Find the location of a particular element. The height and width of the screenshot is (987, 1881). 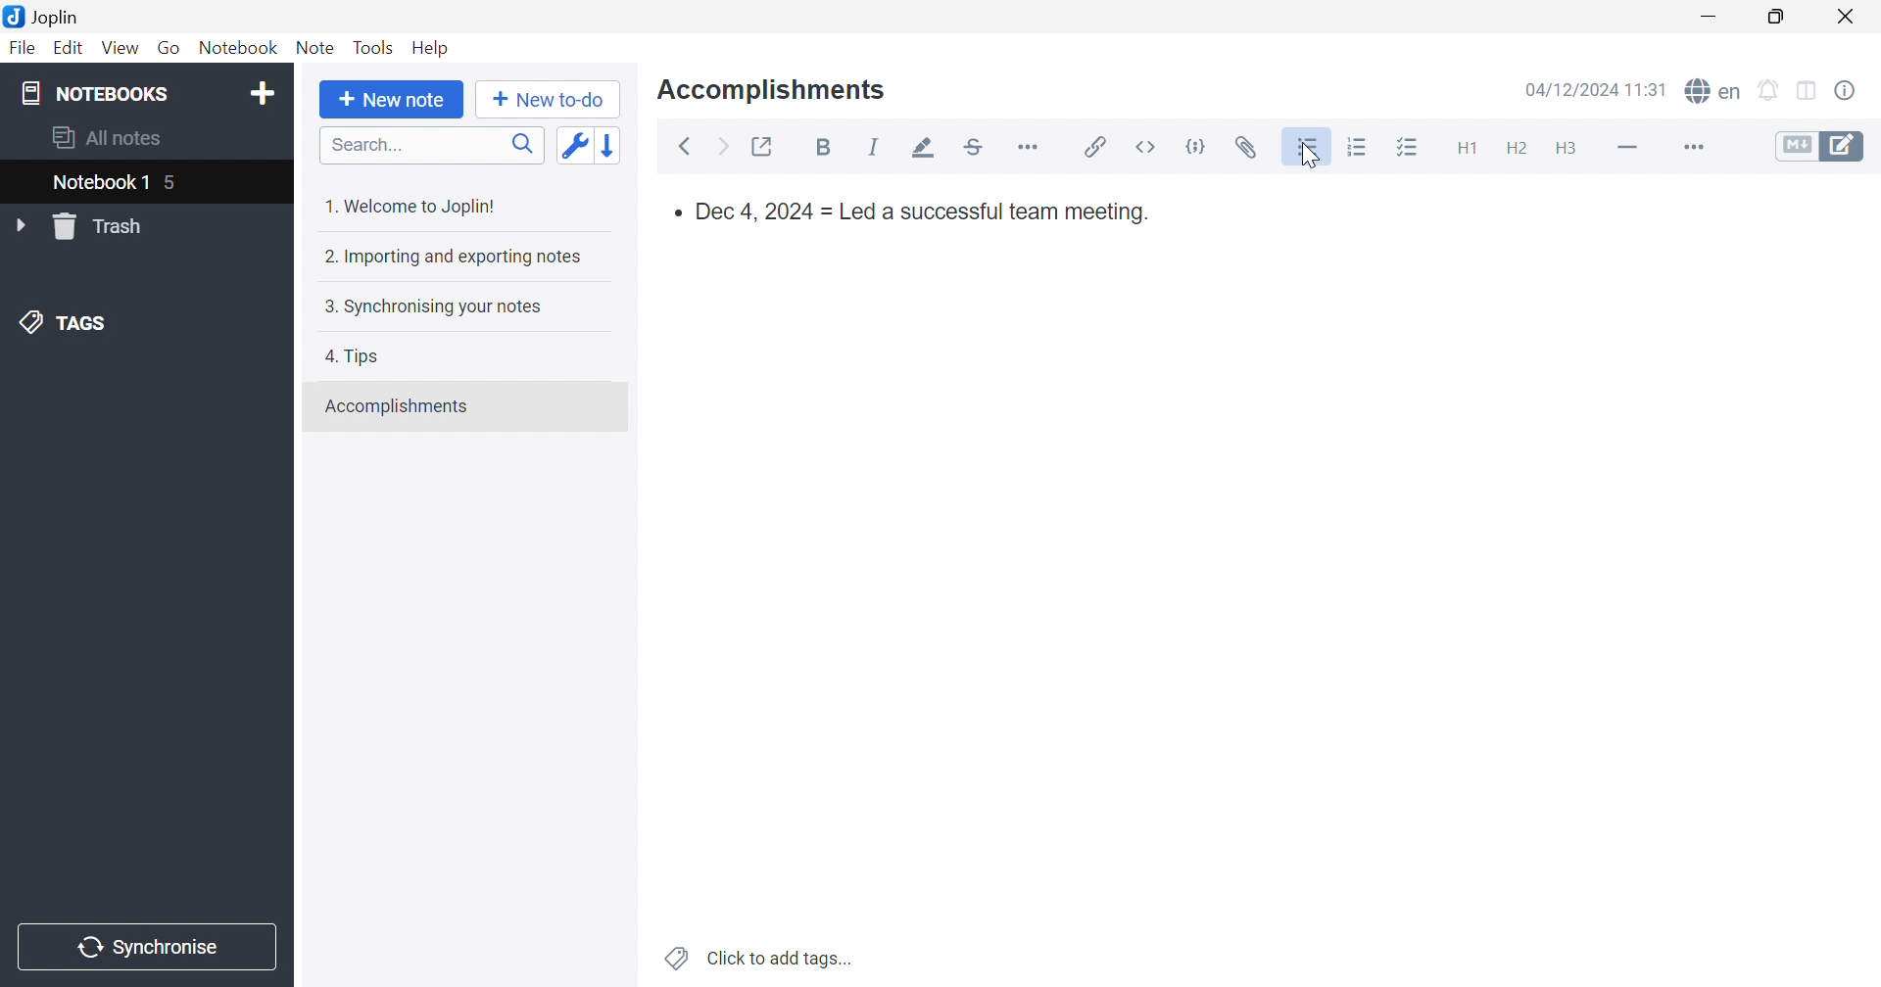

TAGS is located at coordinates (57, 321).